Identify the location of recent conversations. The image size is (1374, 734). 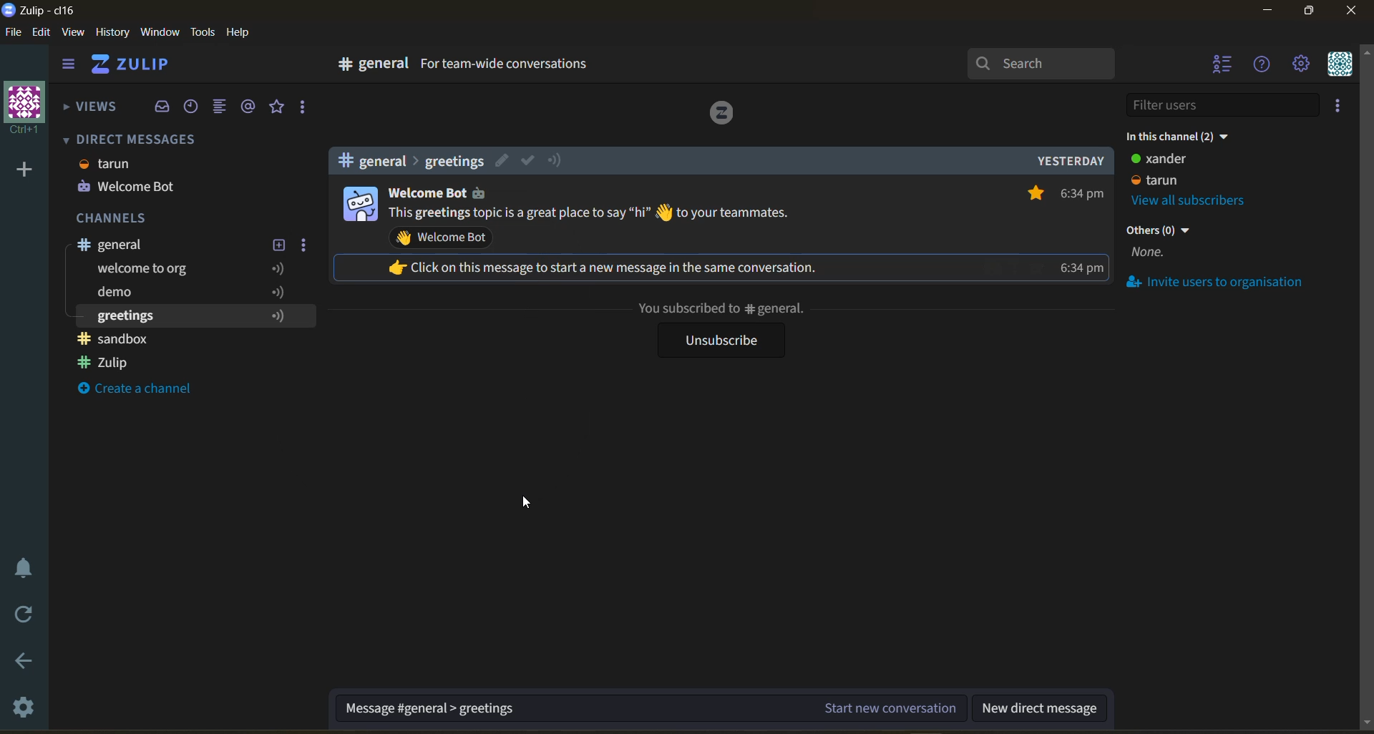
(196, 107).